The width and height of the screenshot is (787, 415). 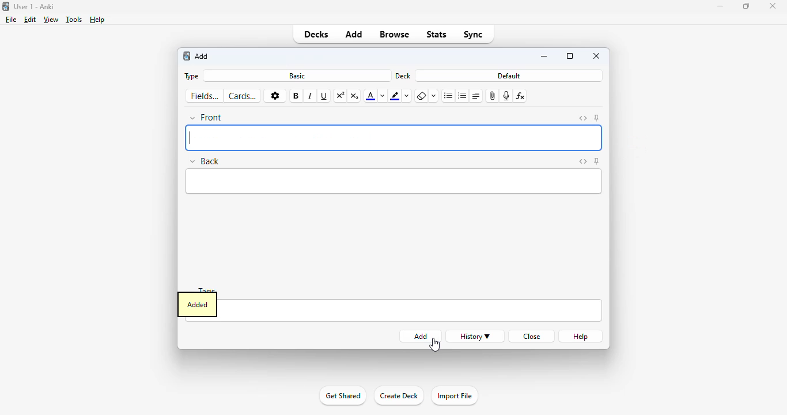 What do you see at coordinates (475, 336) in the screenshot?
I see `history` at bounding box center [475, 336].